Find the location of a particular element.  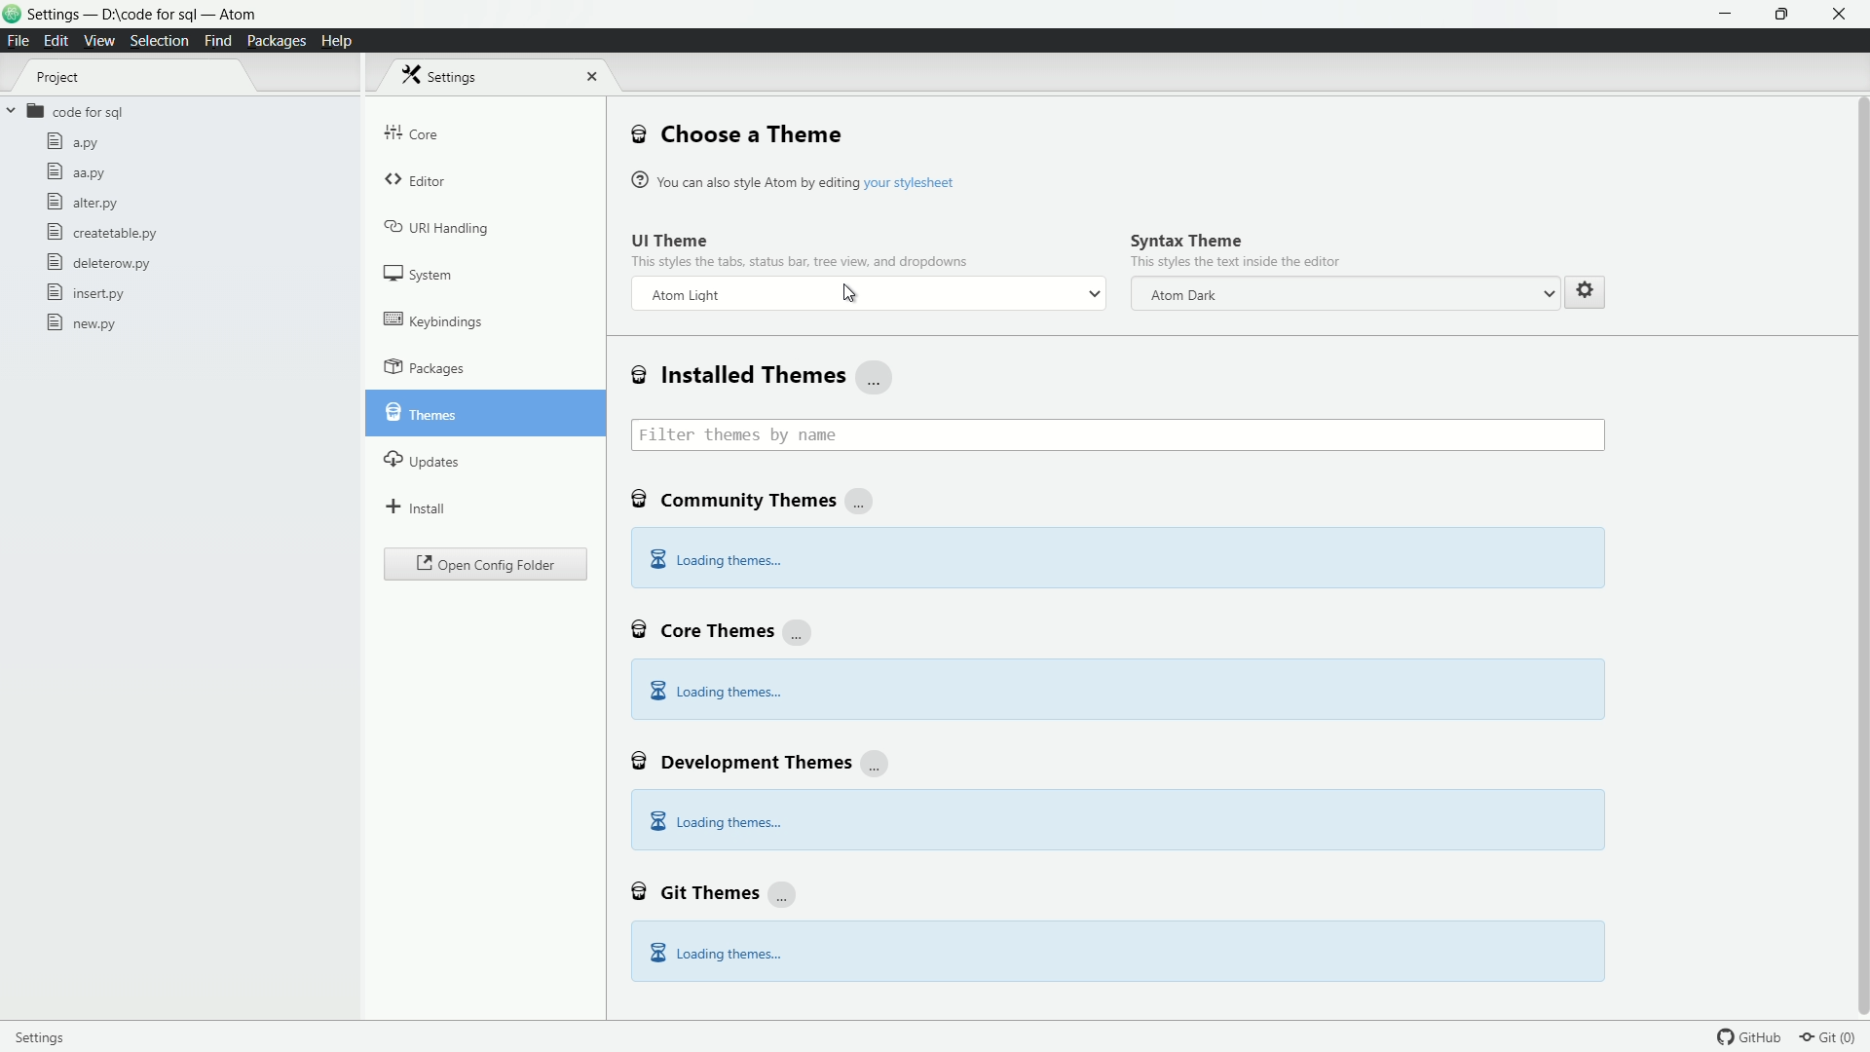

packages menu is located at coordinates (279, 42).